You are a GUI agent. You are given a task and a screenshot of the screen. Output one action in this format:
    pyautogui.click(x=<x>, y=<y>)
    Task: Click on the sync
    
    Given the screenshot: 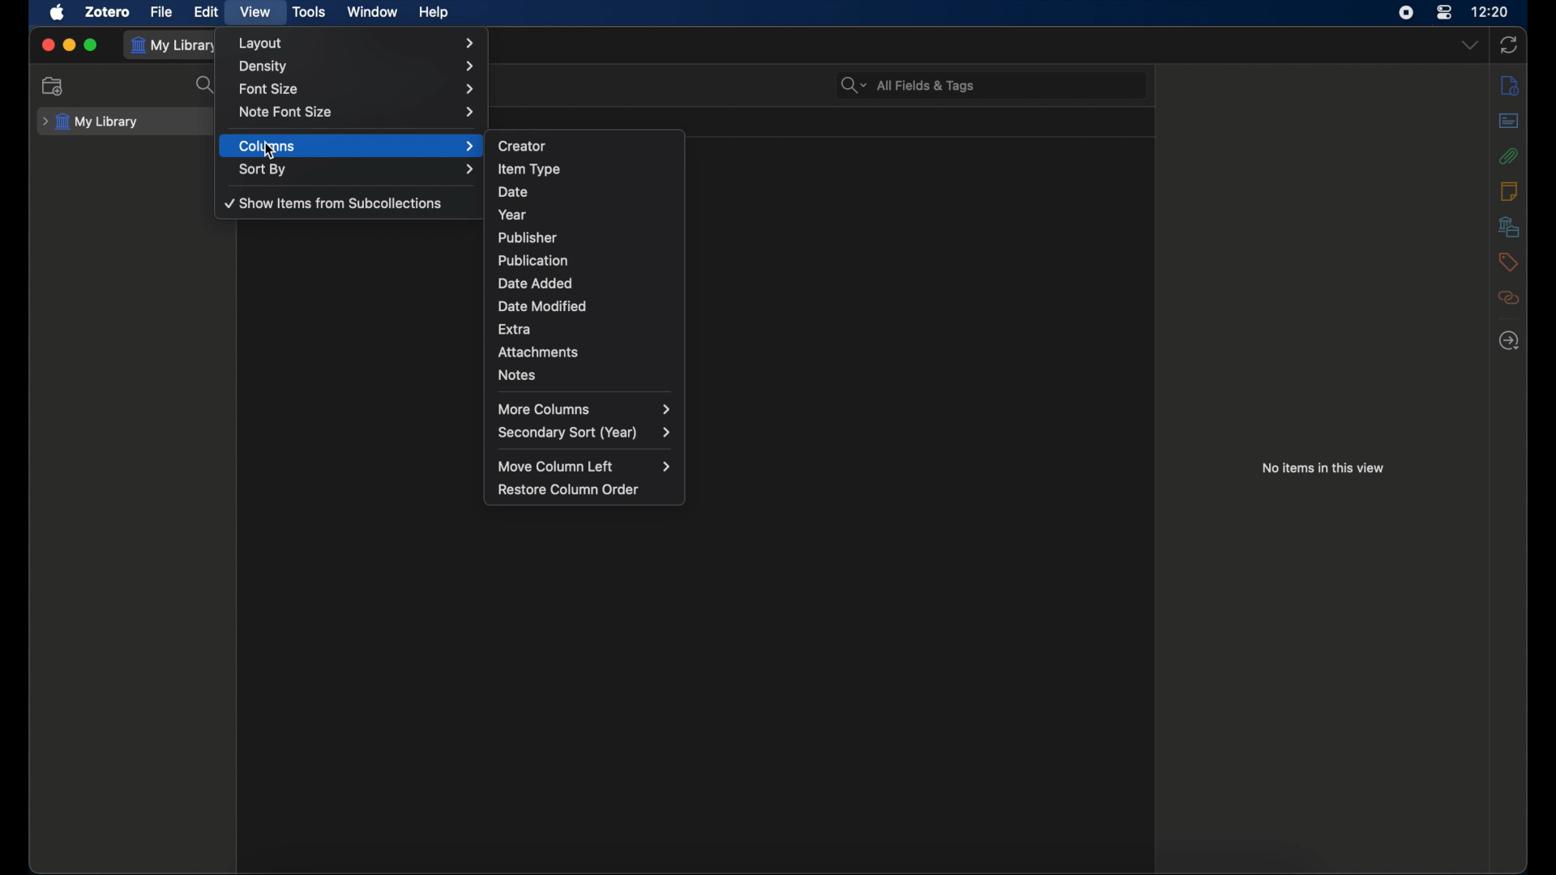 What is the action you would take?
    pyautogui.click(x=1508, y=45)
    